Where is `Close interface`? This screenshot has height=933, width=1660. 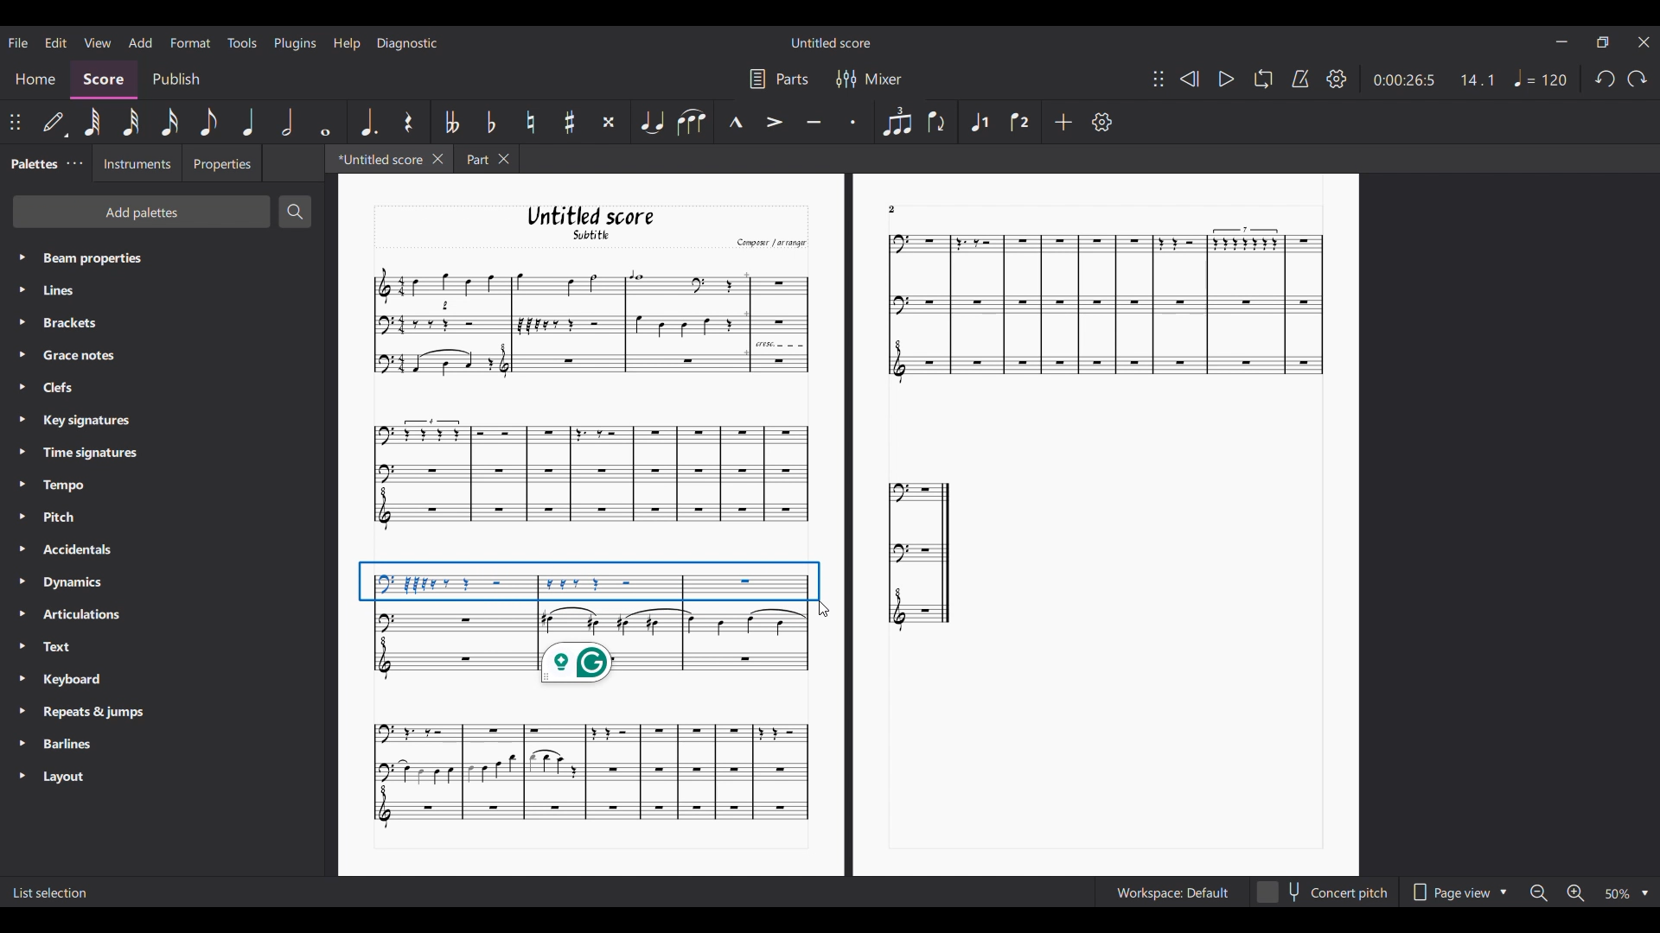 Close interface is located at coordinates (1644, 42).